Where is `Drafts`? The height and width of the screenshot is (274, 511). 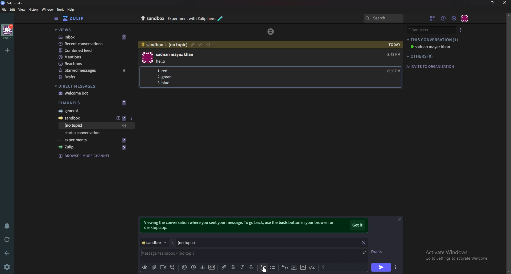 Drafts is located at coordinates (380, 251).